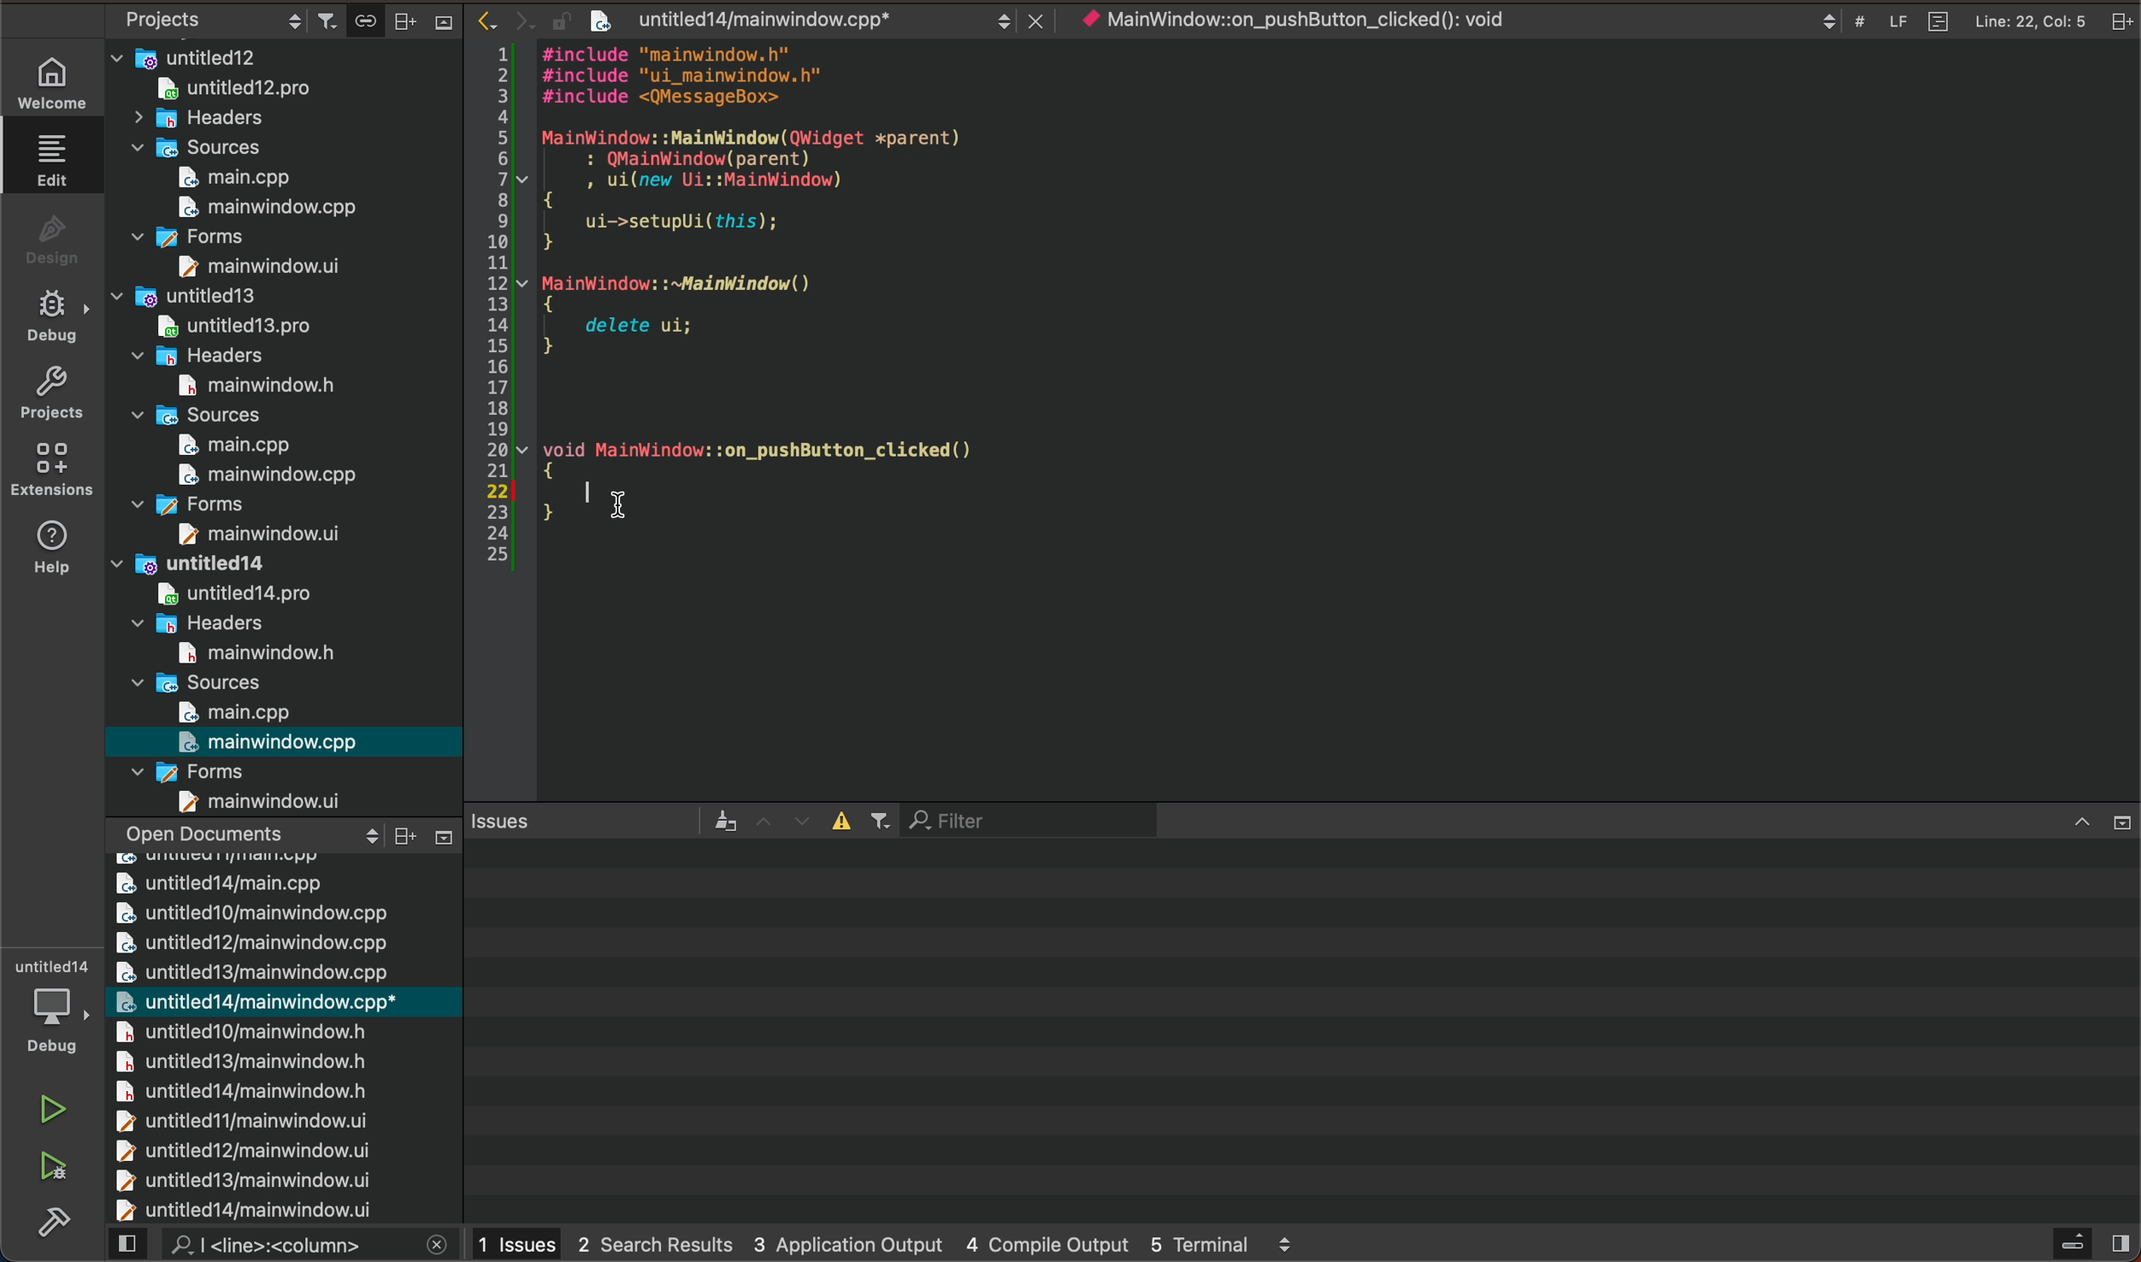 The width and height of the screenshot is (2141, 1262). I want to click on main windowh, so click(242, 651).